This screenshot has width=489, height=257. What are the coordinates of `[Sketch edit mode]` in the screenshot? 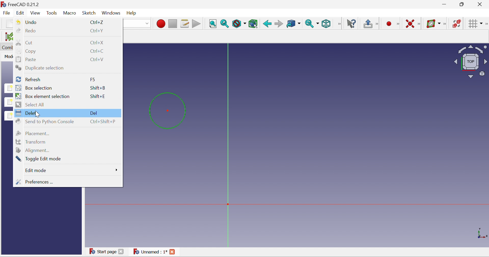 It's located at (377, 24).